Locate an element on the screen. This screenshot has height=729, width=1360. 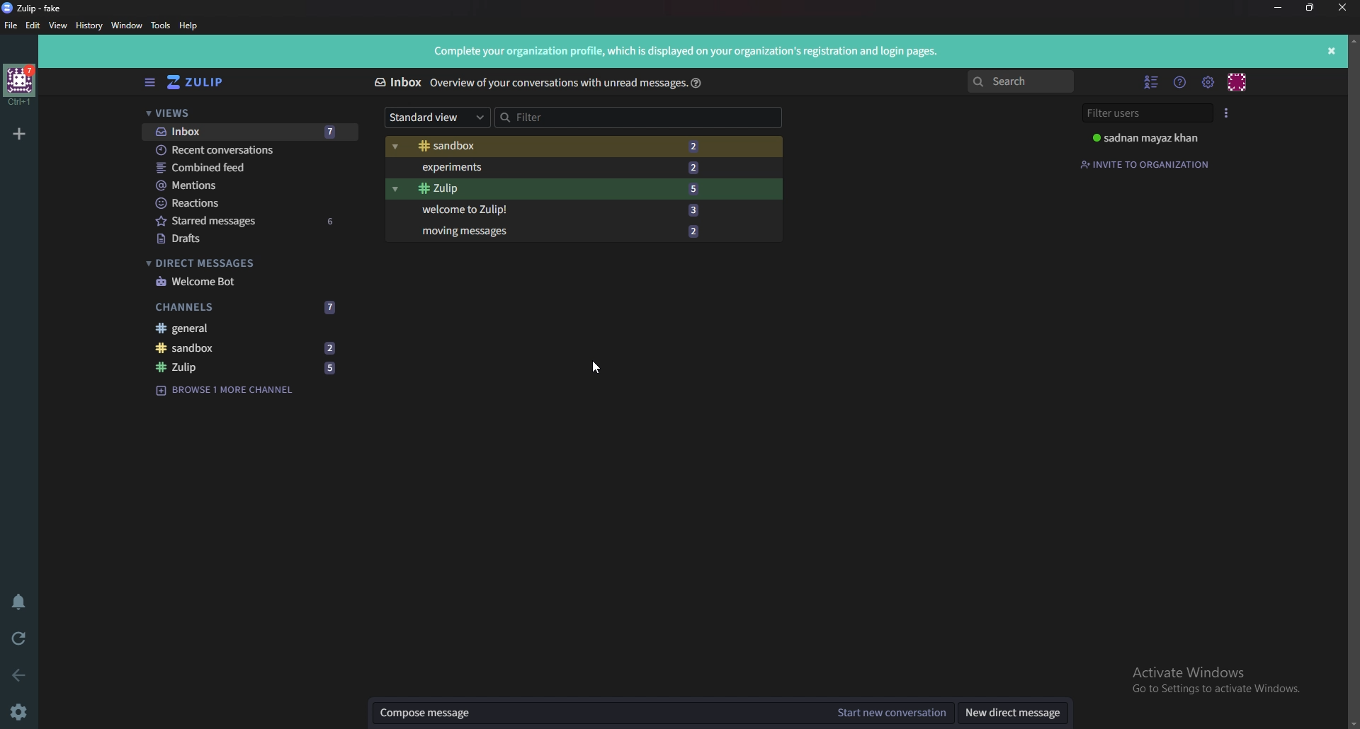
Cursor is located at coordinates (598, 367).